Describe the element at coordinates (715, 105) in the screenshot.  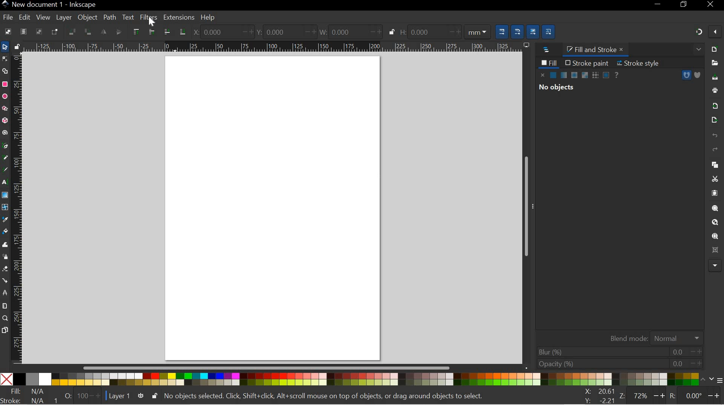
I see `IMPORT` at that location.